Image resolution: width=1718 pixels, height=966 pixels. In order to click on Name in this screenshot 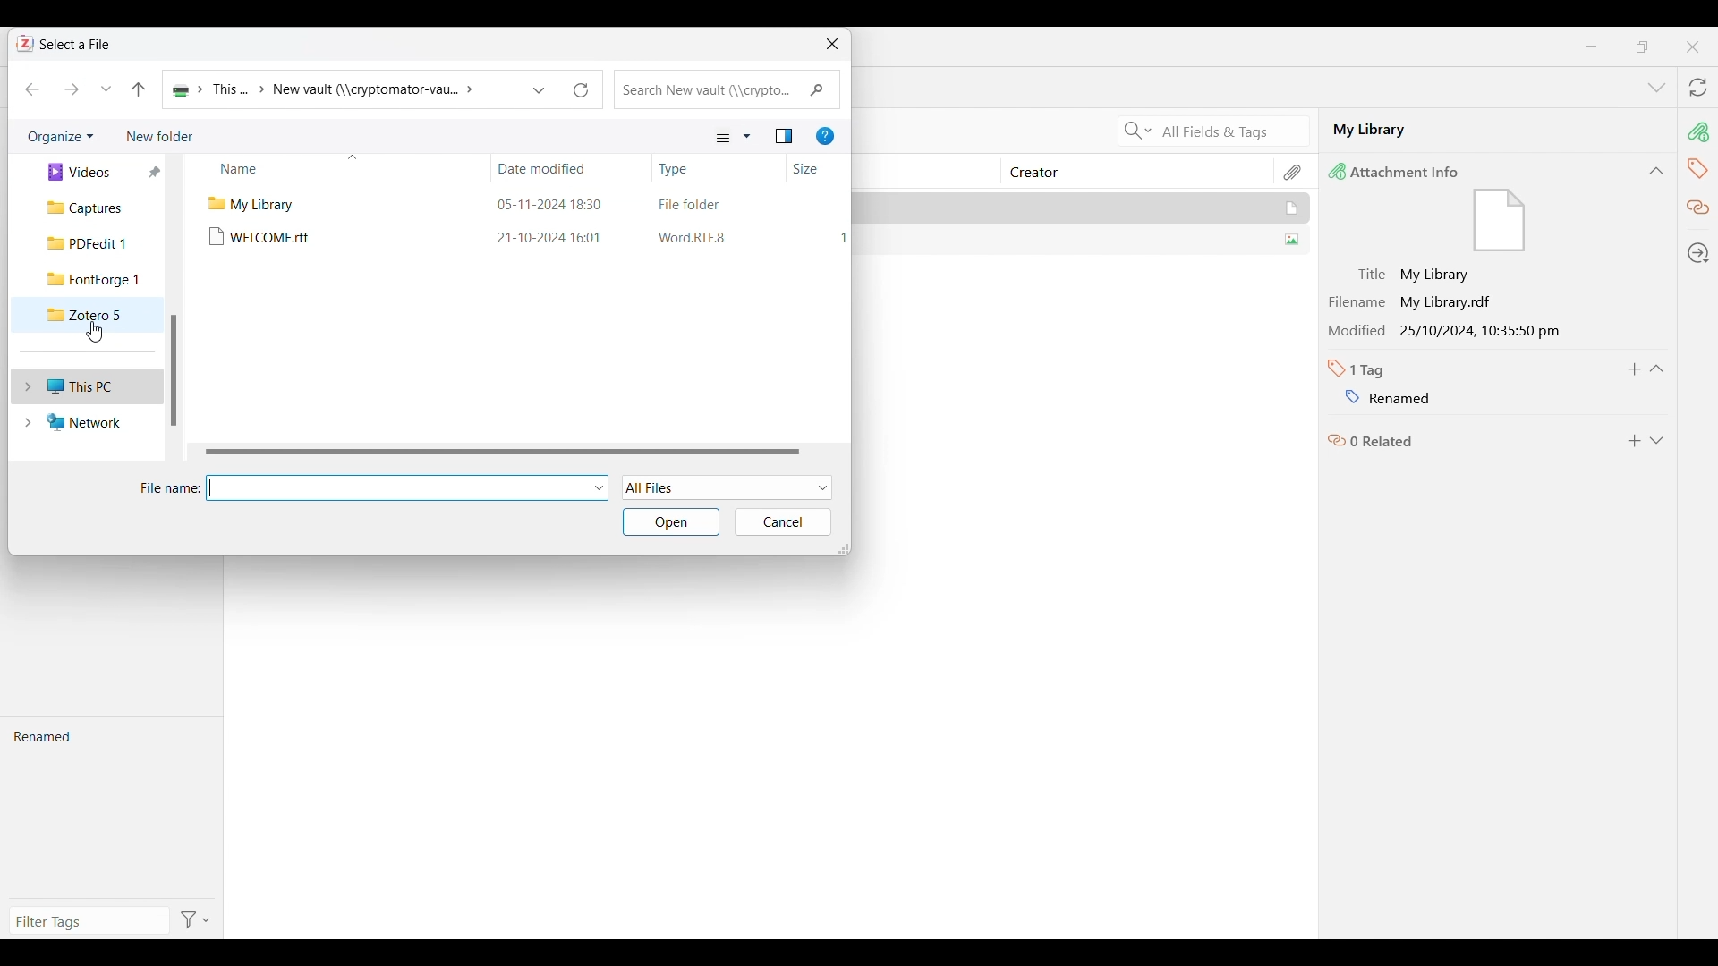, I will do `click(257, 171)`.